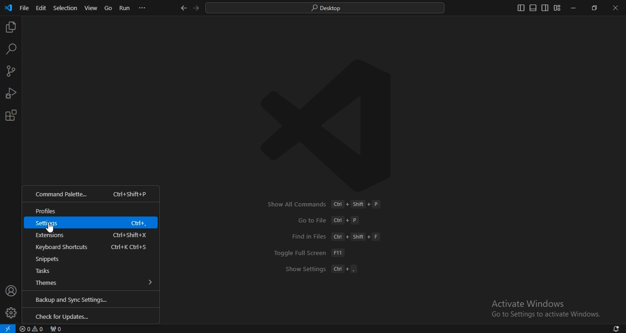  What do you see at coordinates (8, 8) in the screenshot?
I see `vscode icon` at bounding box center [8, 8].